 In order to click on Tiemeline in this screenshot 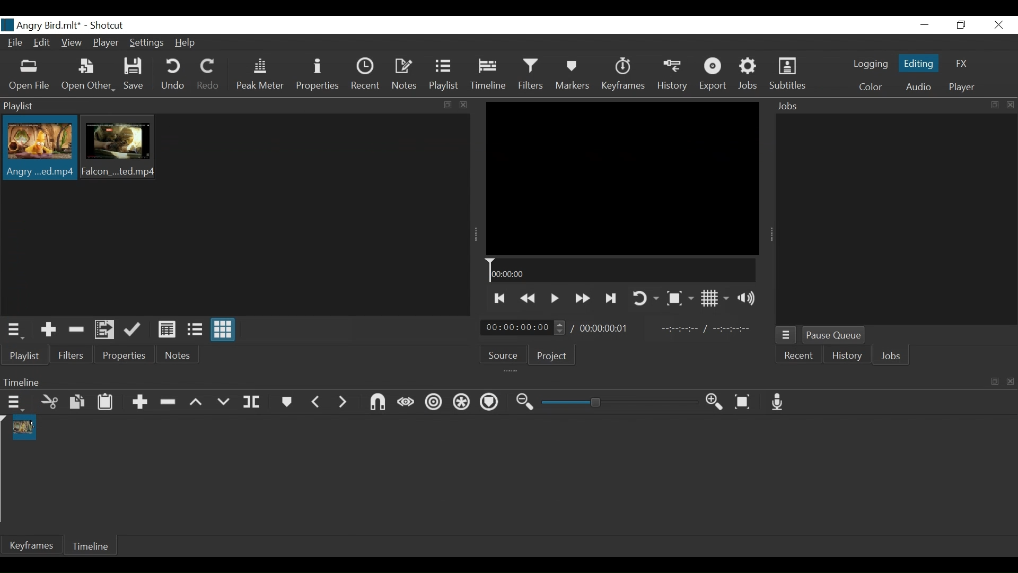, I will do `click(490, 76)`.